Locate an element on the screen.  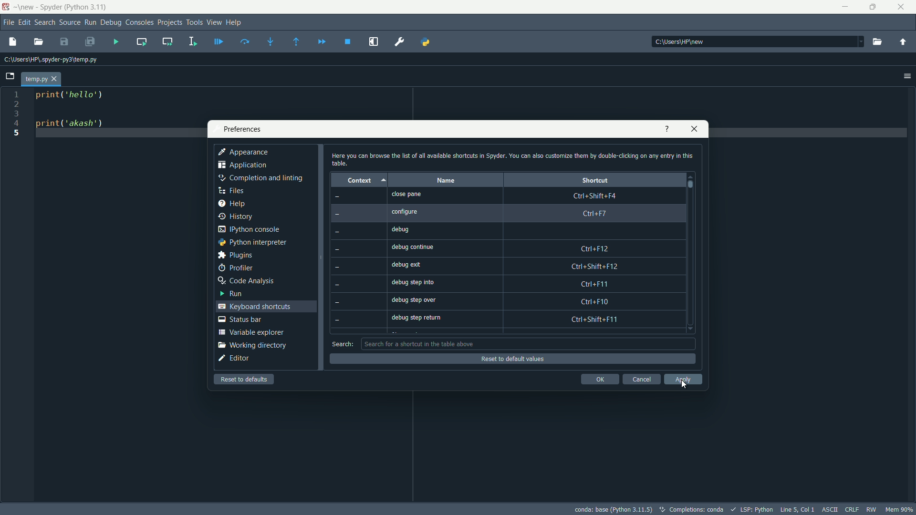
preferences is located at coordinates (401, 42).